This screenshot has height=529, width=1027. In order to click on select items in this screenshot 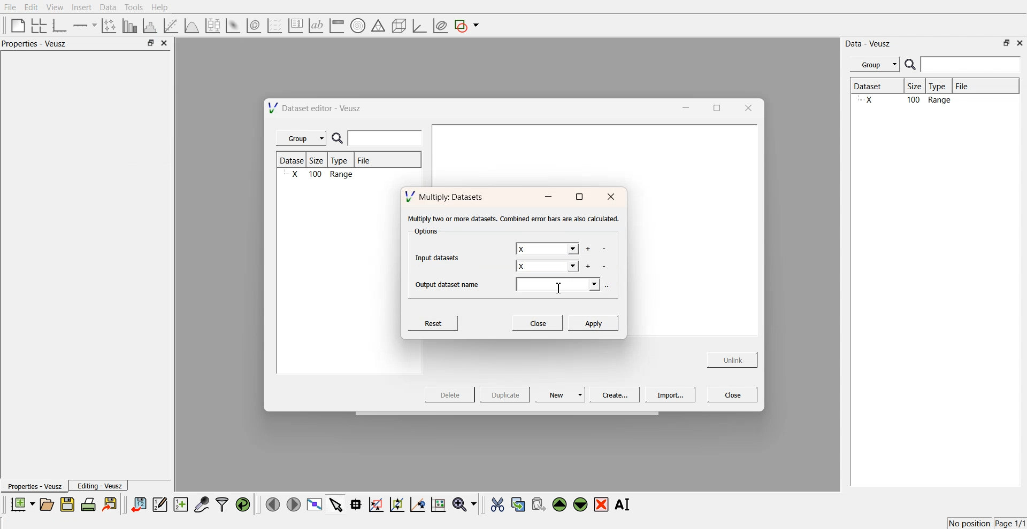, I will do `click(336, 504)`.